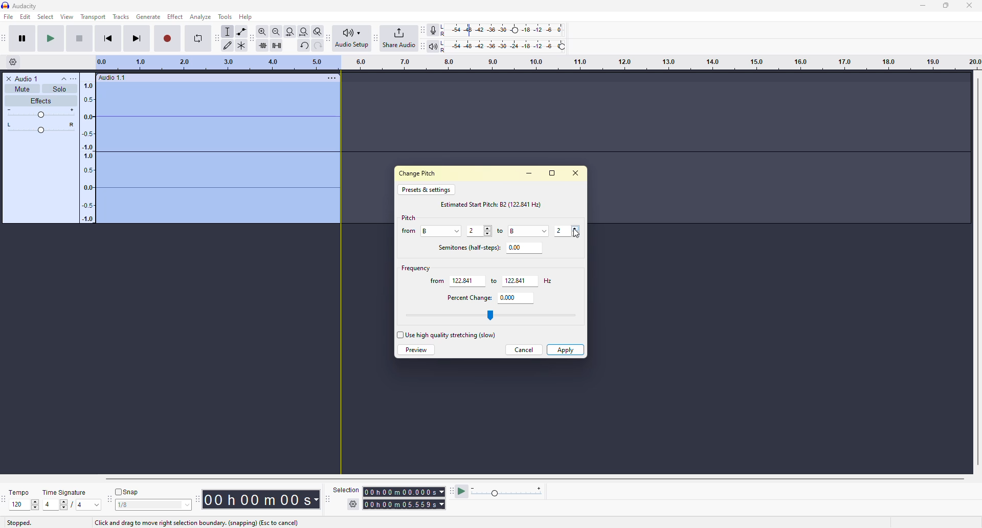  Describe the element at coordinates (80, 506) in the screenshot. I see `4` at that location.